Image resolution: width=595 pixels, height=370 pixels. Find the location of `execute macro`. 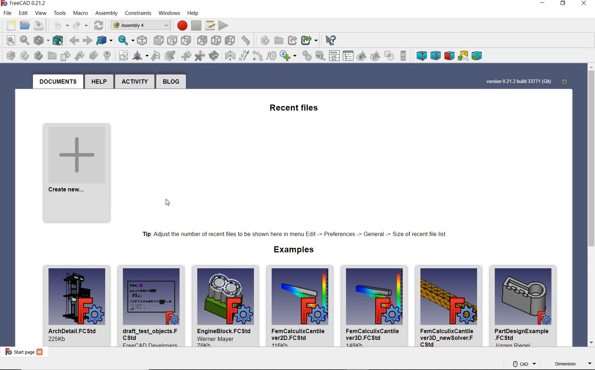

execute macro is located at coordinates (223, 26).